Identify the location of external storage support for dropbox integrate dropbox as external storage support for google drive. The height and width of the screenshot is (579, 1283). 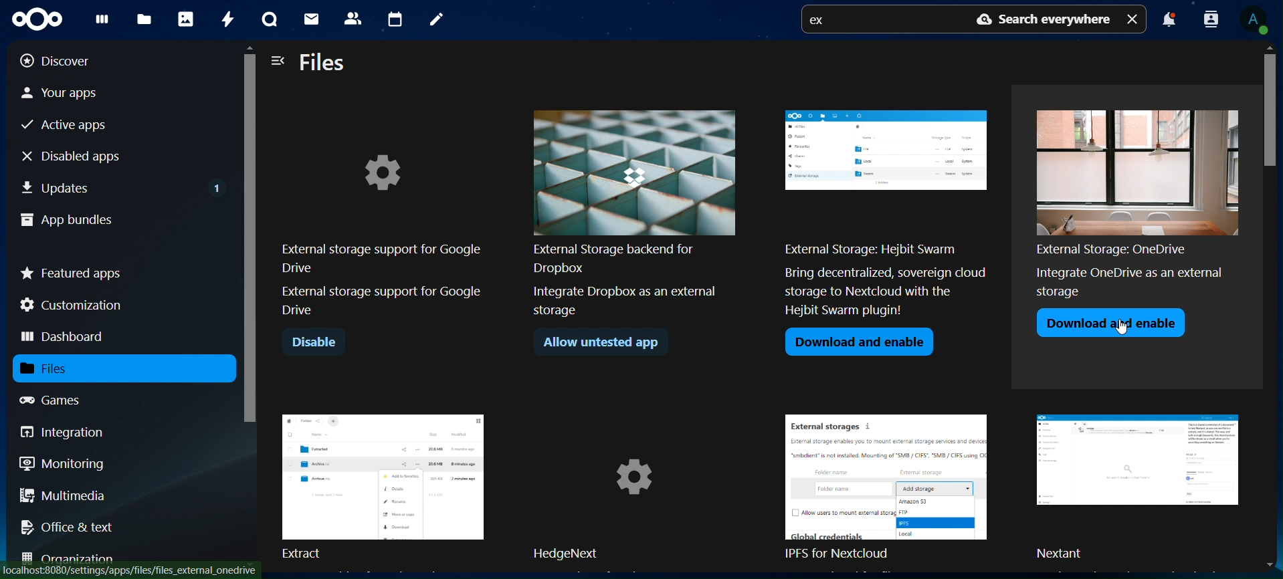
(635, 213).